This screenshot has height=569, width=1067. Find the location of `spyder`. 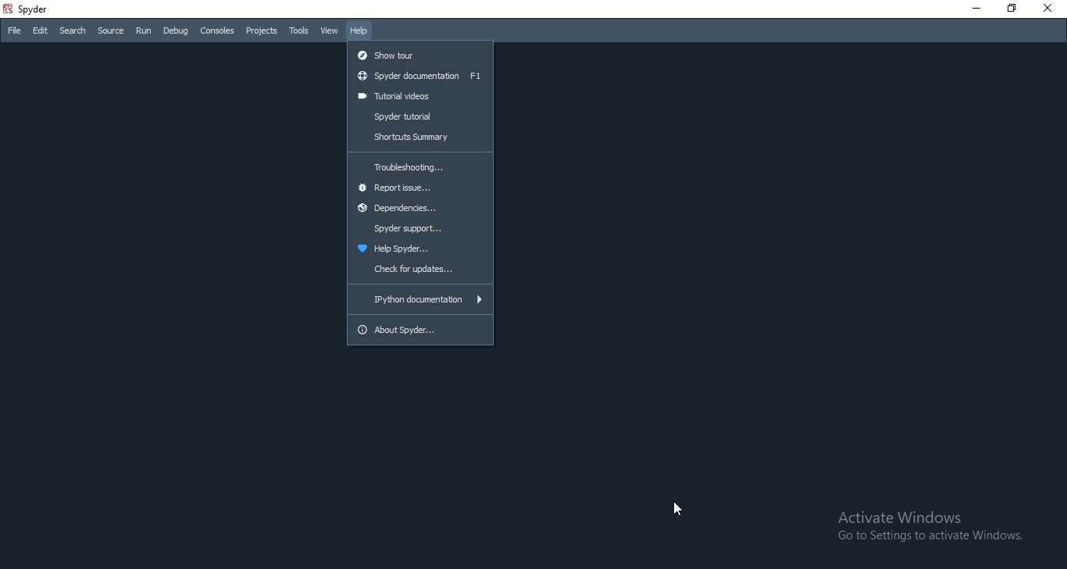

spyder is located at coordinates (32, 9).